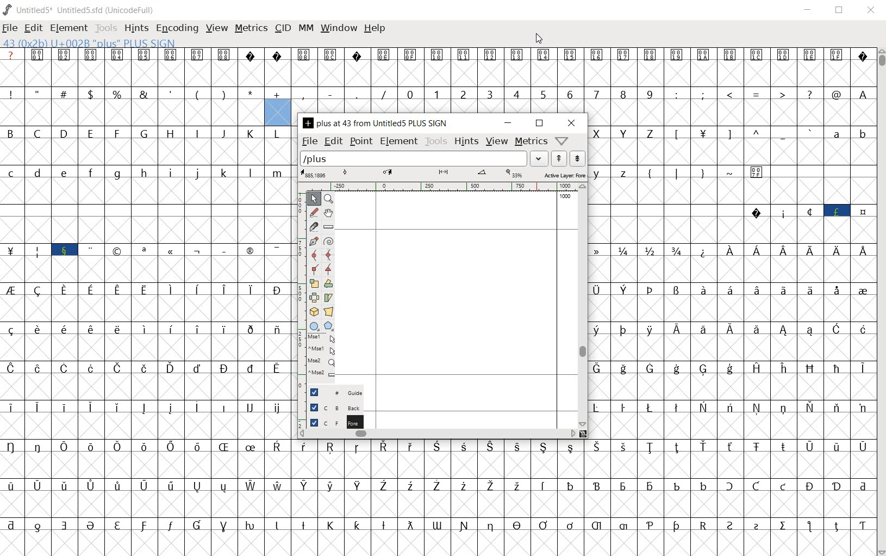  I want to click on load word list, so click(424, 159).